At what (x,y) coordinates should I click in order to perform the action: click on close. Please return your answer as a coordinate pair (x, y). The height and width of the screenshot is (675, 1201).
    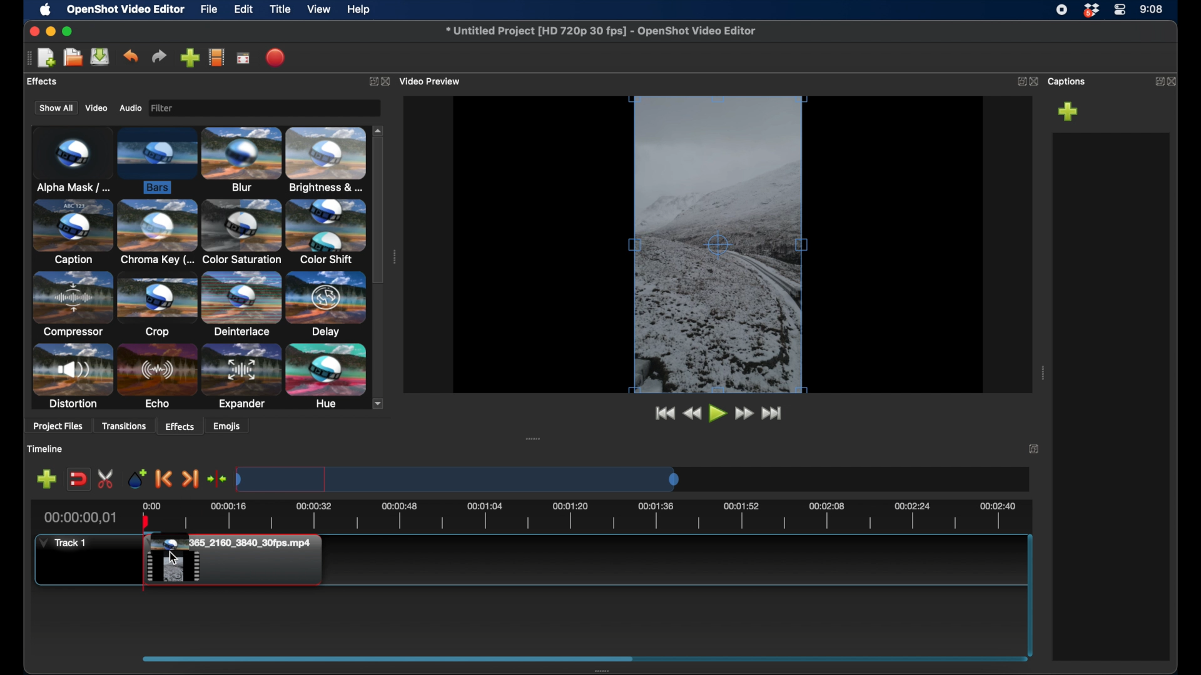
    Looking at the image, I should click on (33, 31).